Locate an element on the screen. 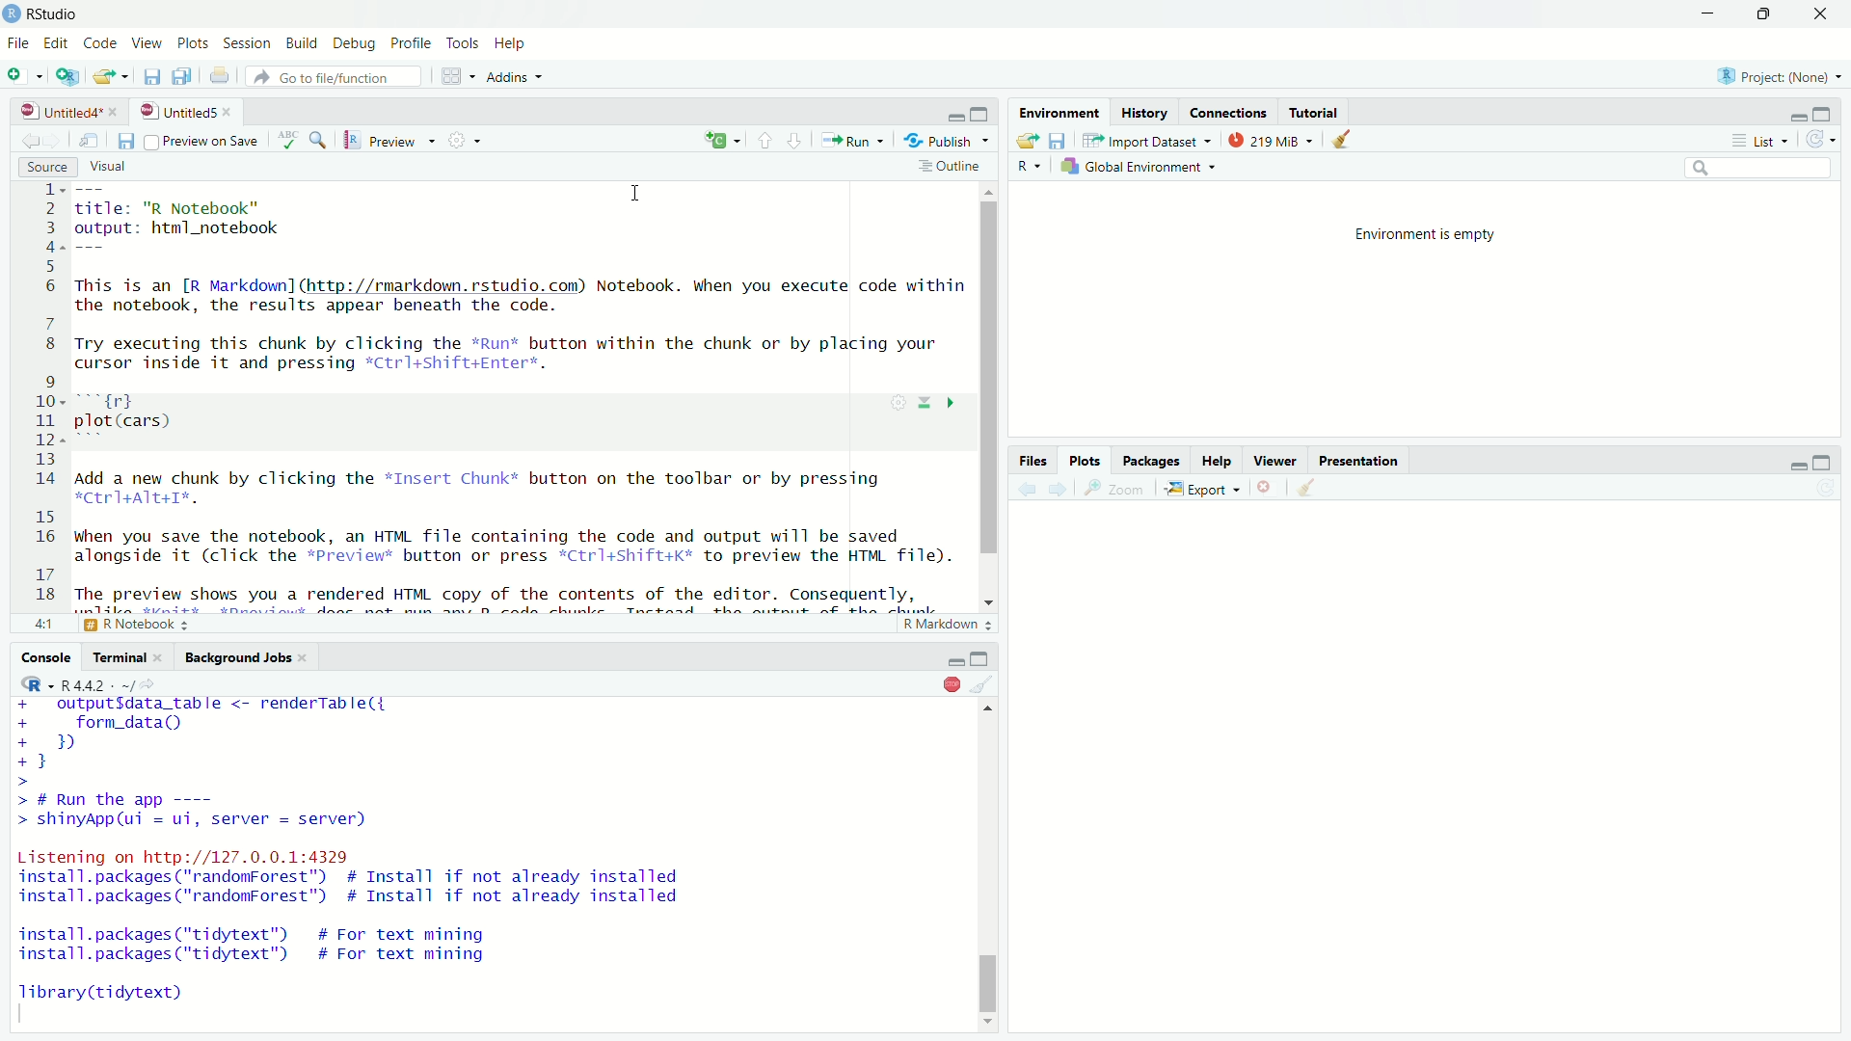 This screenshot has width=1851, height=1041. Debug is located at coordinates (355, 44).